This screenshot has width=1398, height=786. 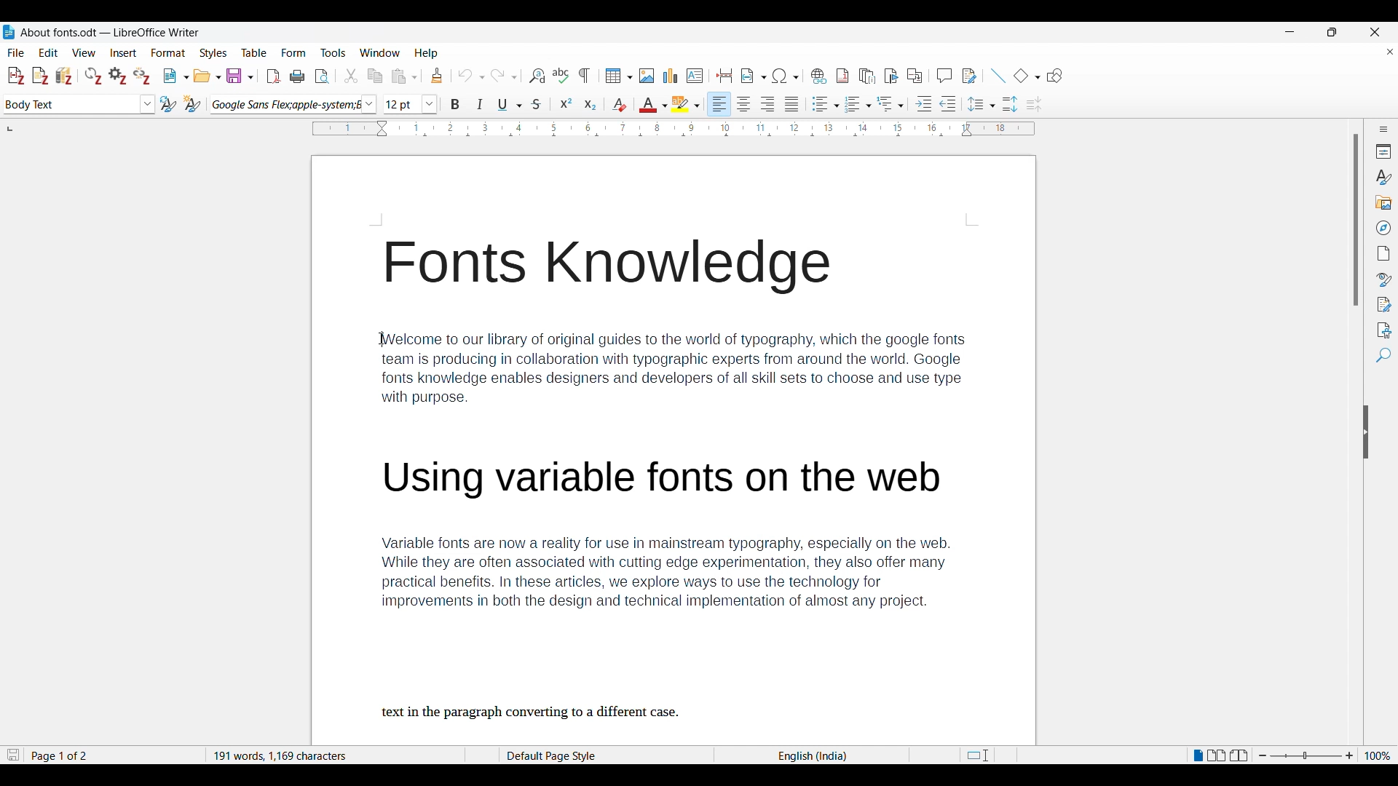 I want to click on Text color options, so click(x=654, y=104).